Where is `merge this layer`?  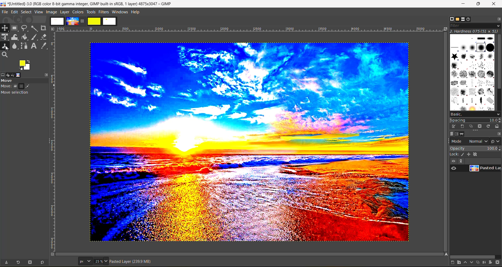
merge this layer is located at coordinates (484, 262).